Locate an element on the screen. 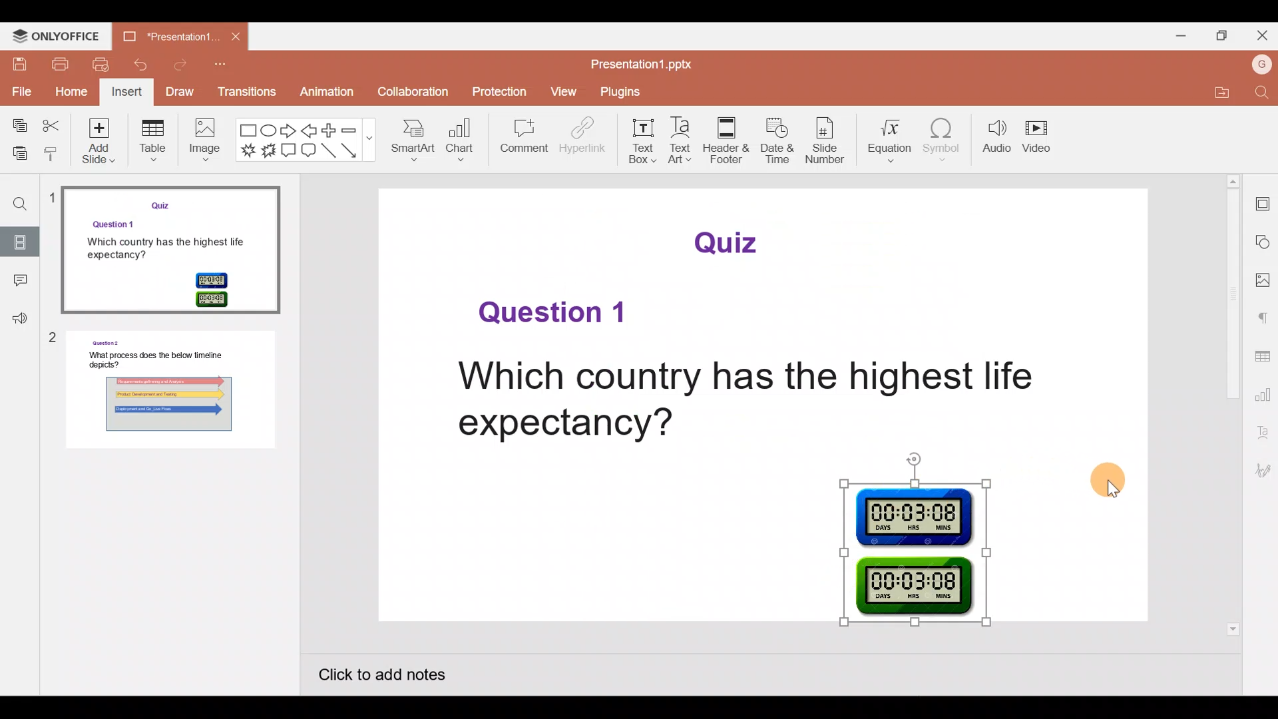 This screenshot has height=719, width=1278. Audio is located at coordinates (993, 136).